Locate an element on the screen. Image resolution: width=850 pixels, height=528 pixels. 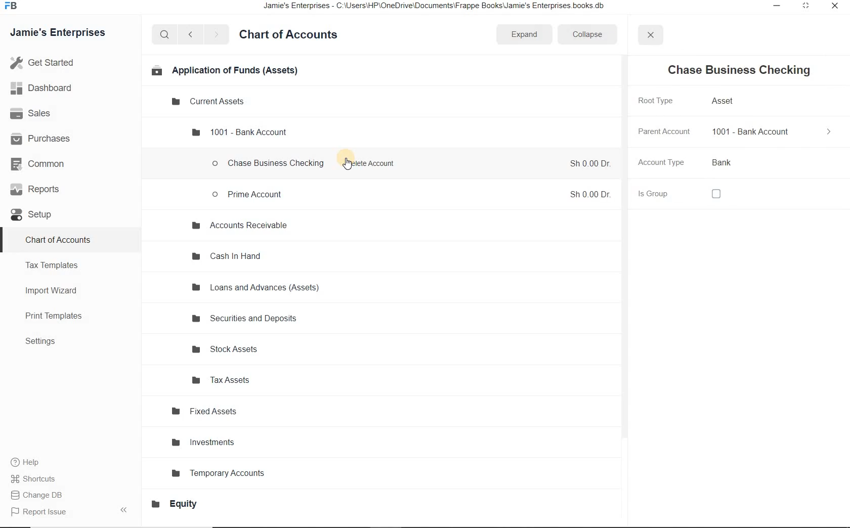
Equity is located at coordinates (180, 504).